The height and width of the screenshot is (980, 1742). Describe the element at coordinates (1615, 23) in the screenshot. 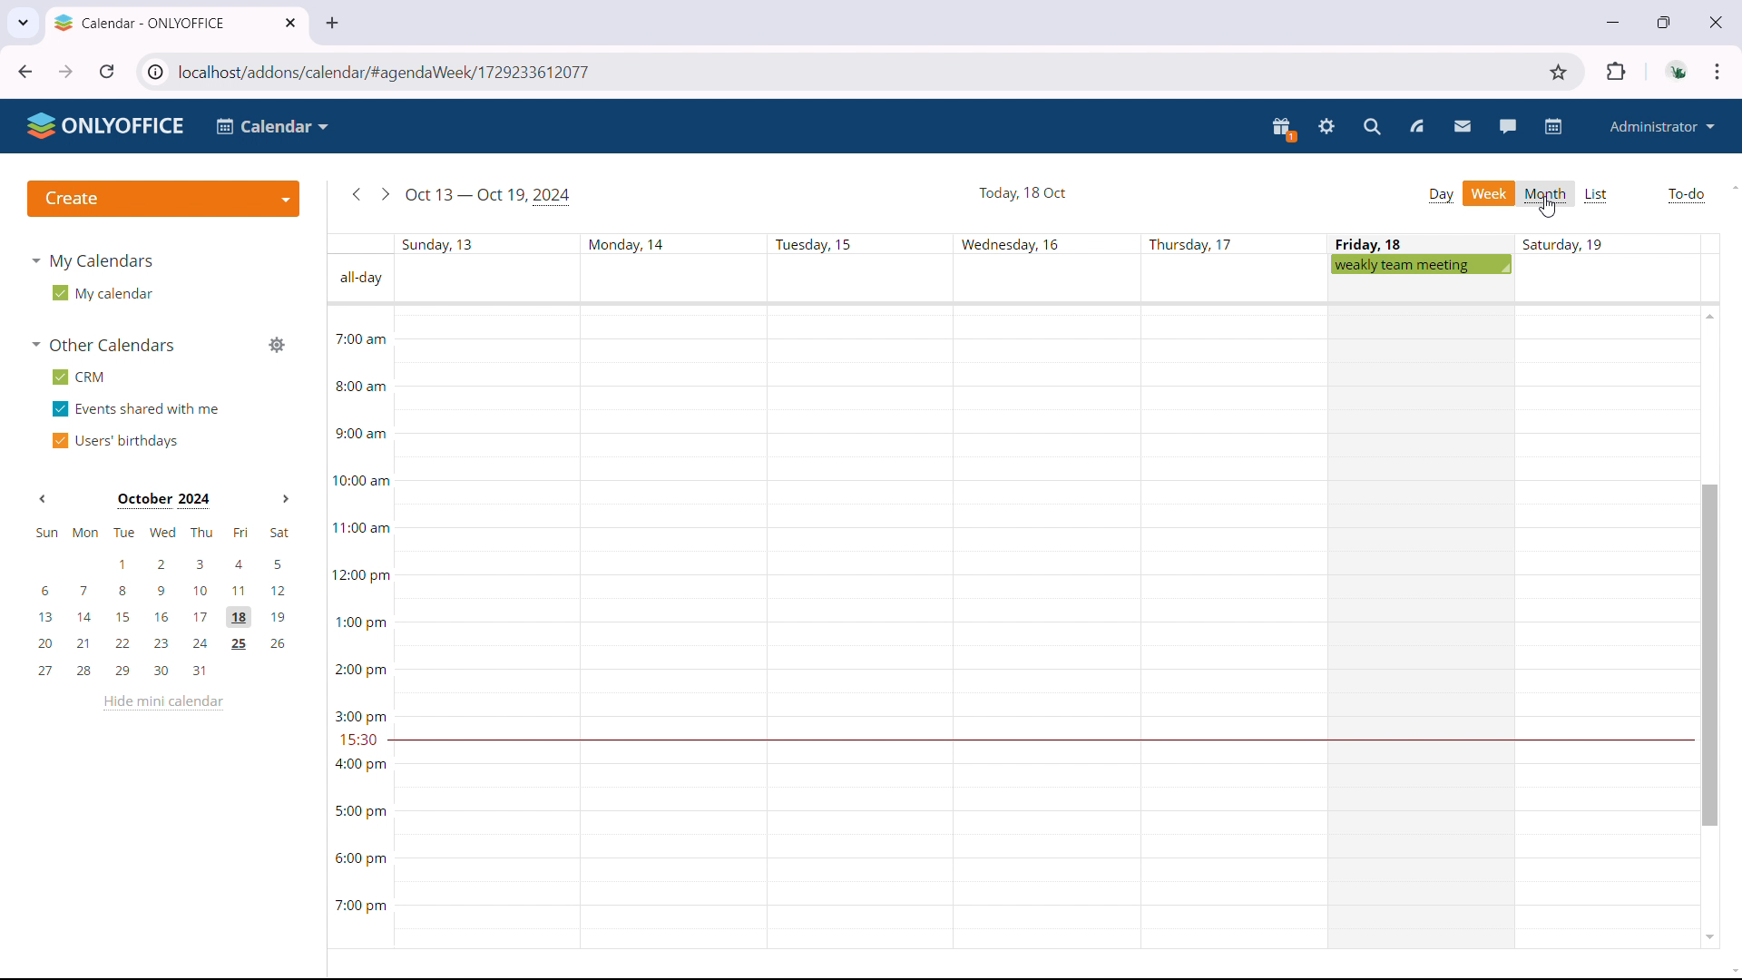

I see `minimize` at that location.